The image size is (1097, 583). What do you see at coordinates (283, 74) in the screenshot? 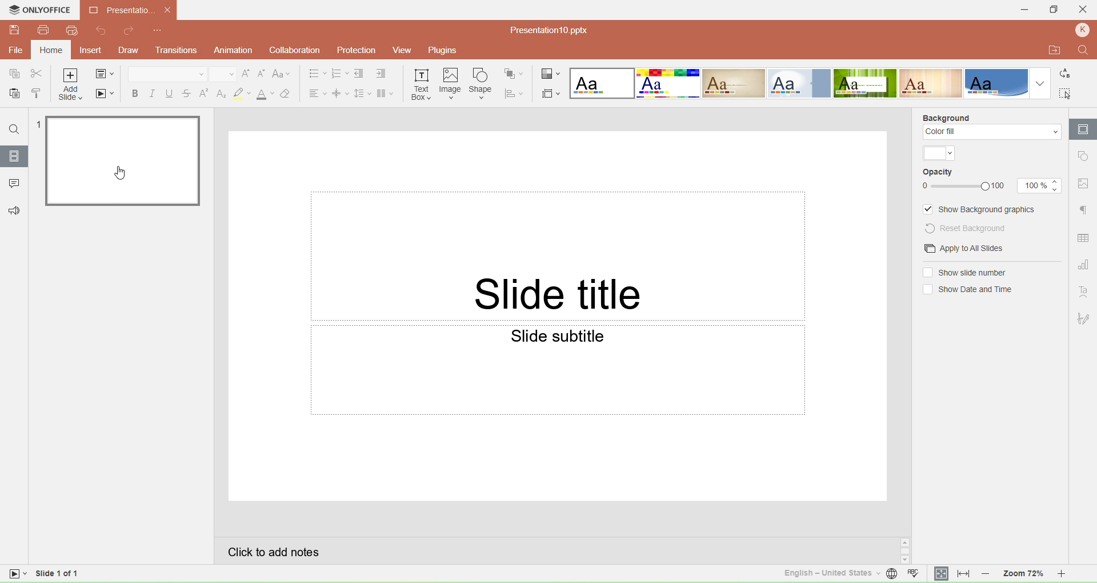
I see `Change case` at bounding box center [283, 74].